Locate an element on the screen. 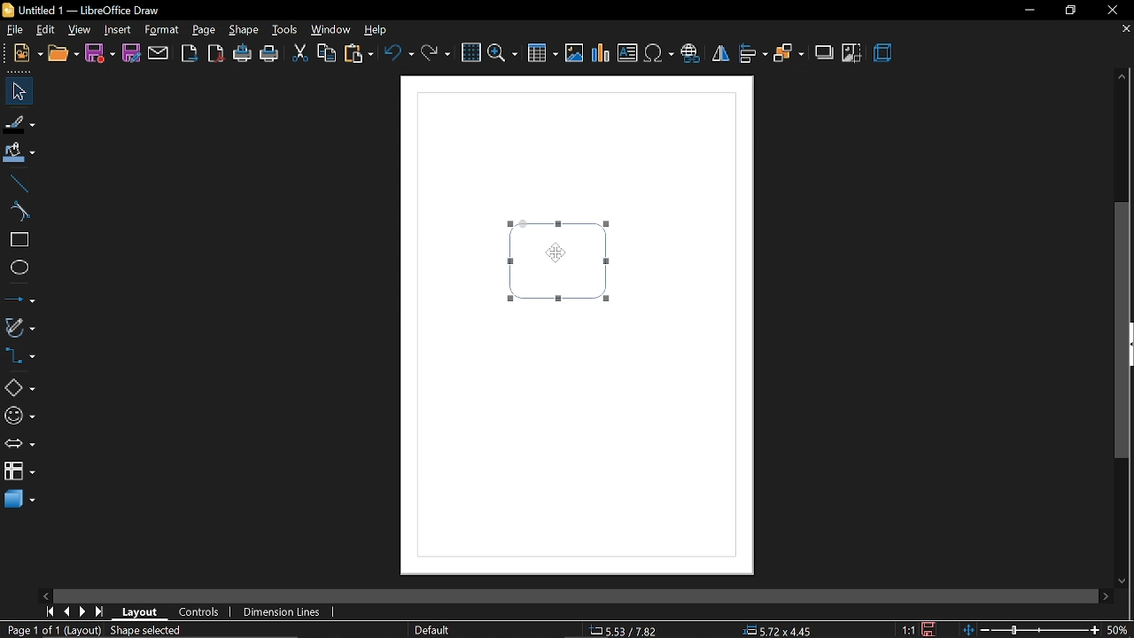 Image resolution: width=1134 pixels, height=638 pixels. move is located at coordinates (18, 91).